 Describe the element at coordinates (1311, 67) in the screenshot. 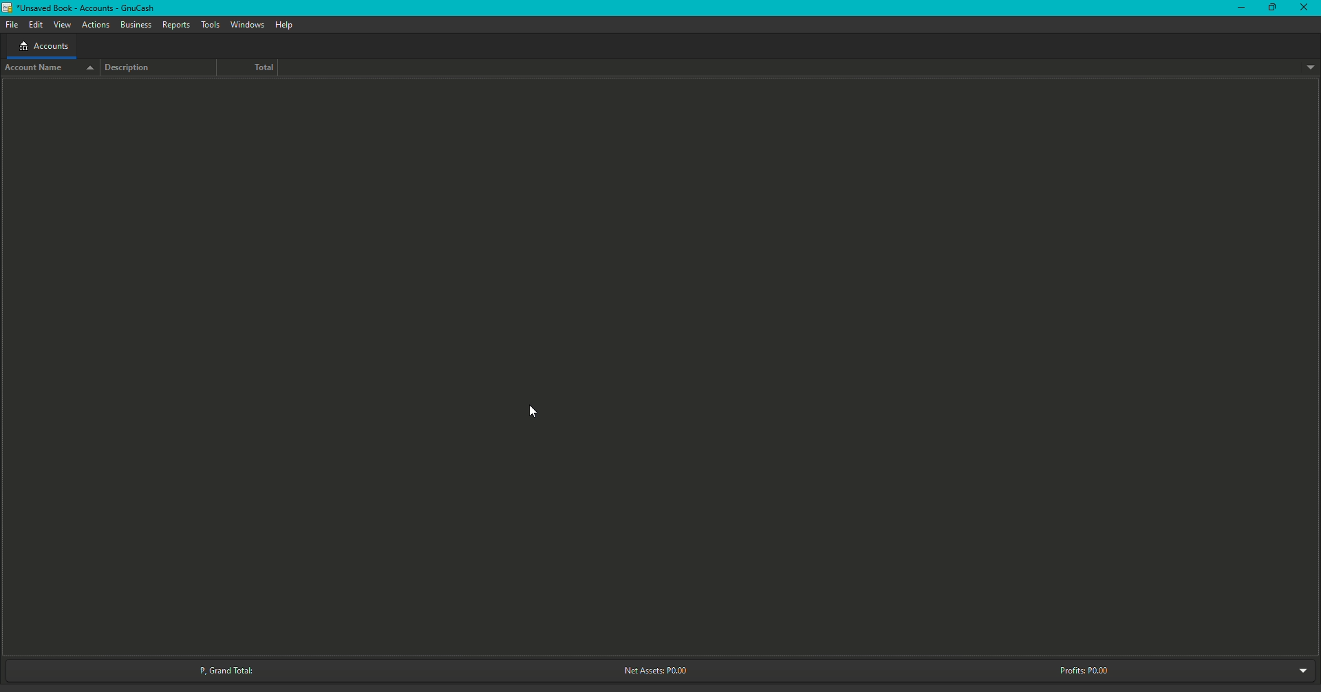

I see `Drop down` at that location.